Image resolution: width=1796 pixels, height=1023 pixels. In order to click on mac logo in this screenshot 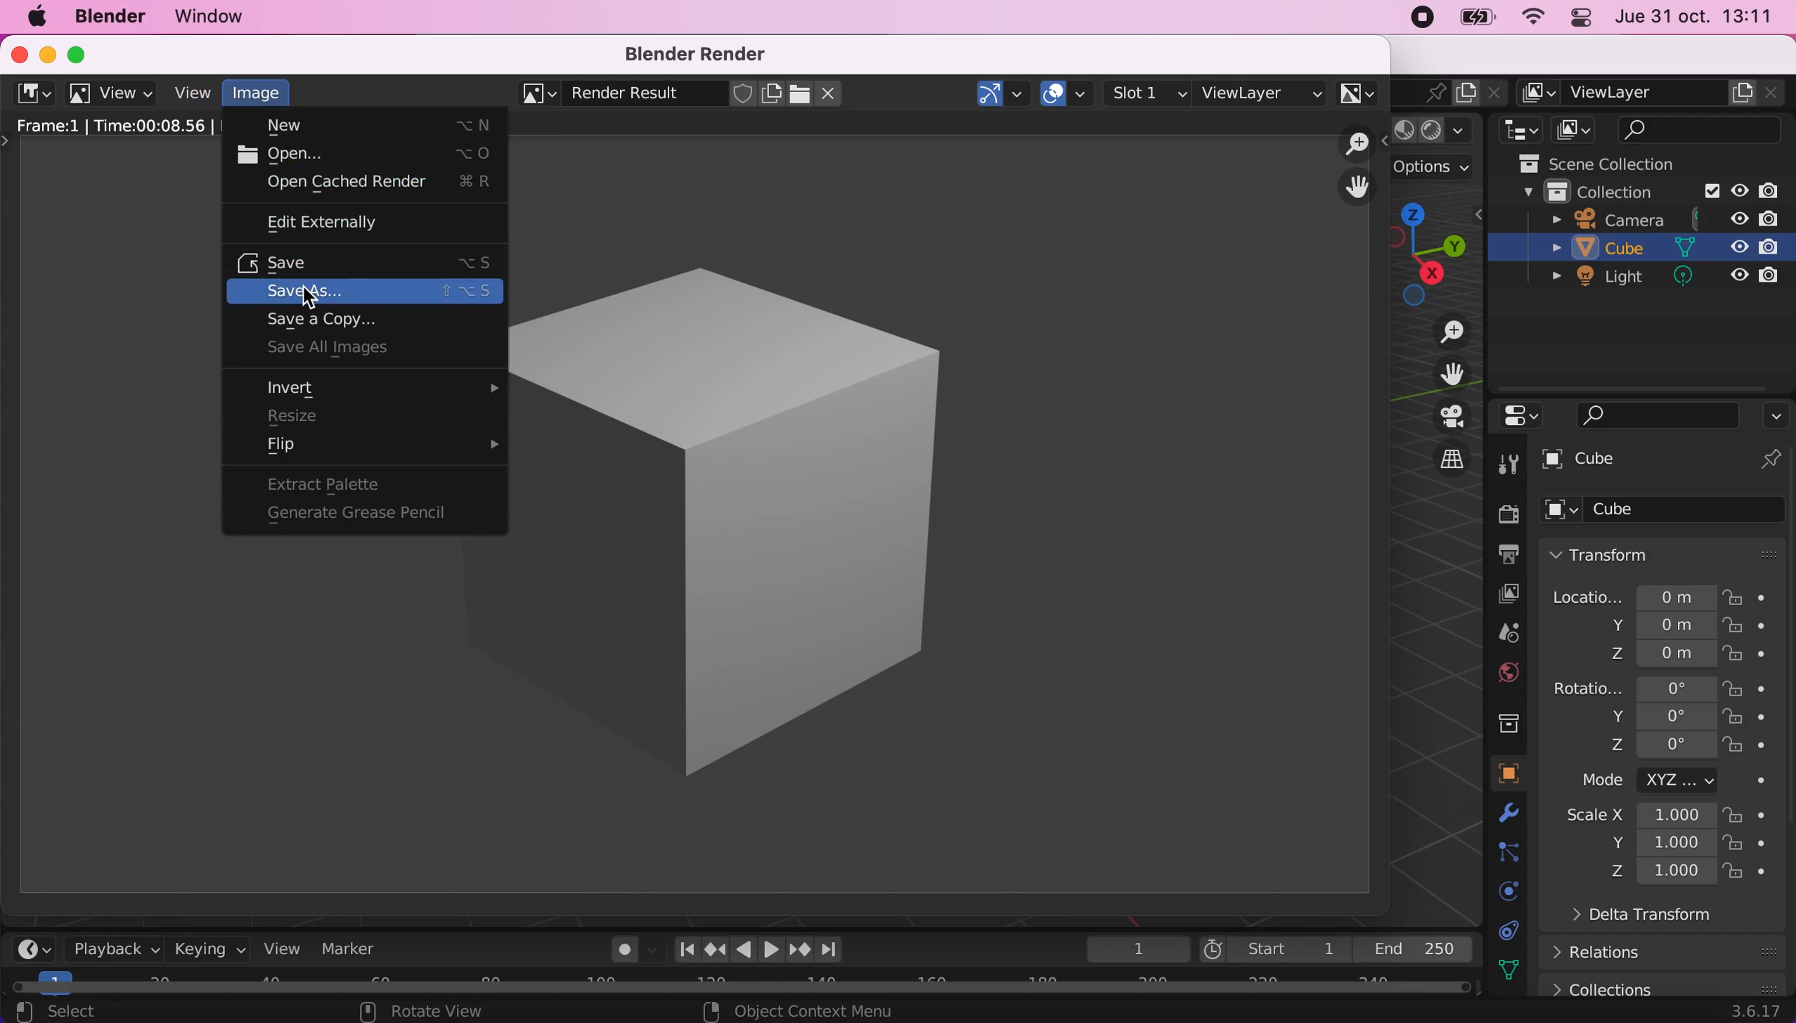, I will do `click(32, 17)`.